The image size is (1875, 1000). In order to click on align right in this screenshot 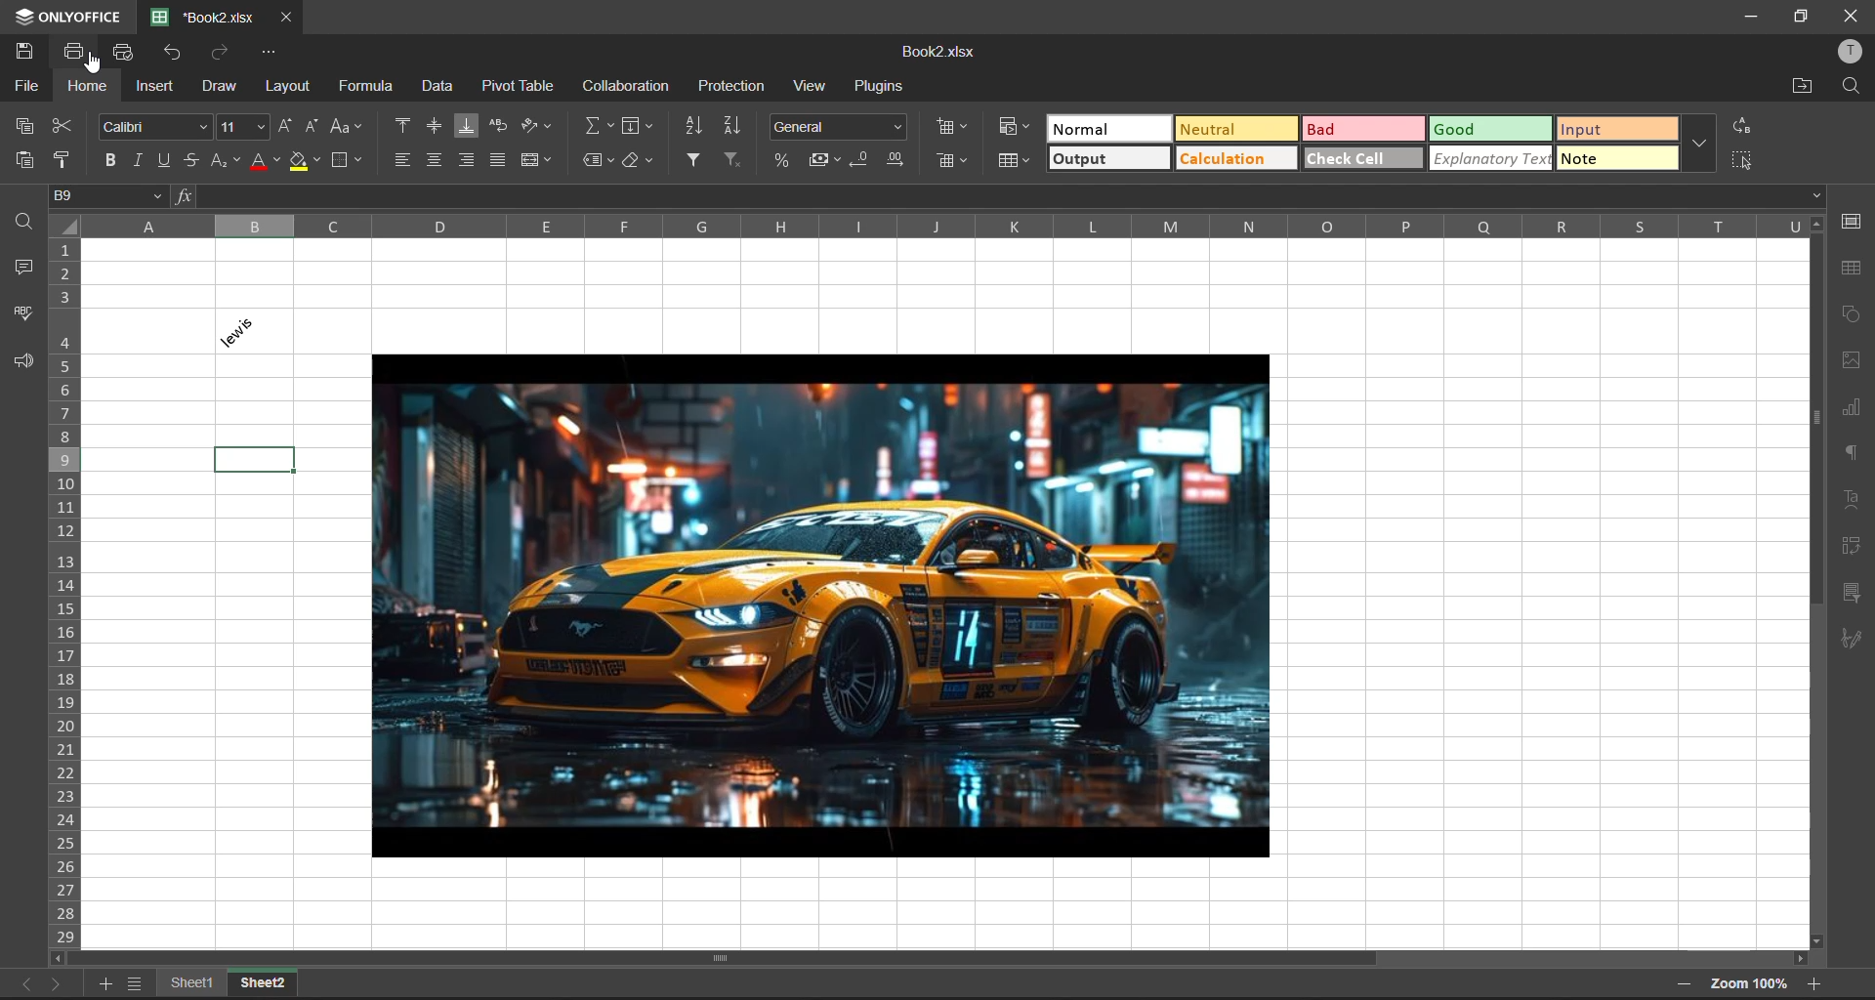, I will do `click(468, 161)`.